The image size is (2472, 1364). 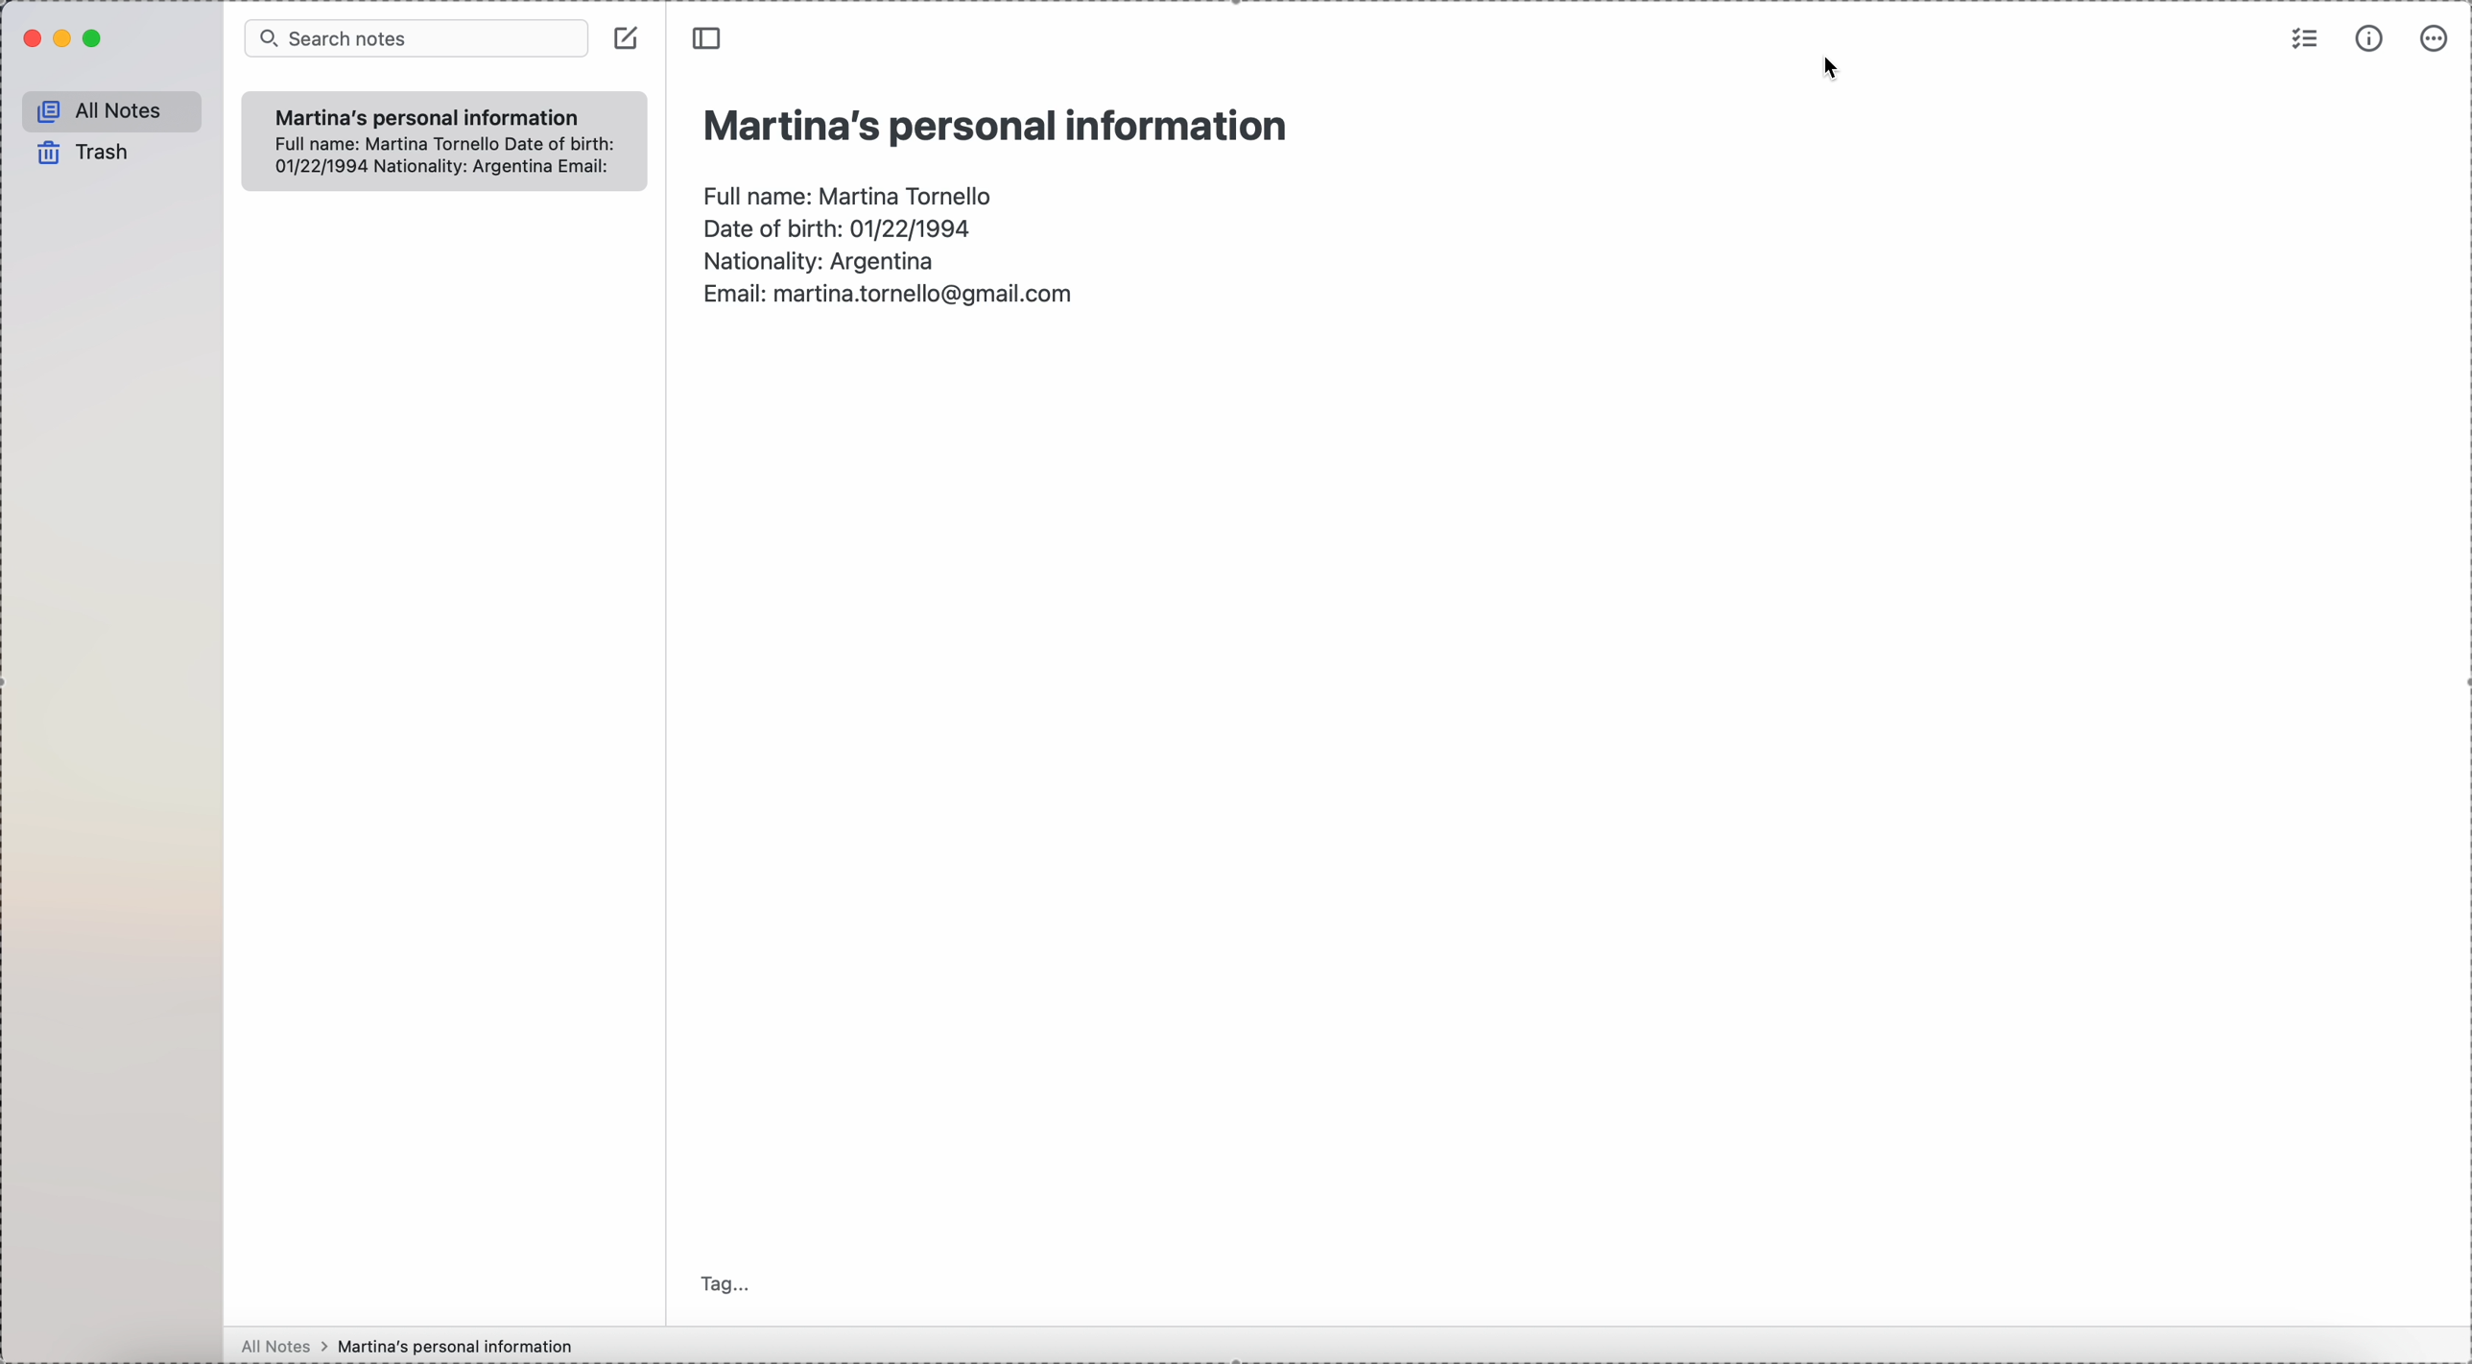 What do you see at coordinates (442, 138) in the screenshot?
I see `Martina's personal information Full name: Martina Tornello date of birth: 01/22/1994 Nationality: Argentina Email:` at bounding box center [442, 138].